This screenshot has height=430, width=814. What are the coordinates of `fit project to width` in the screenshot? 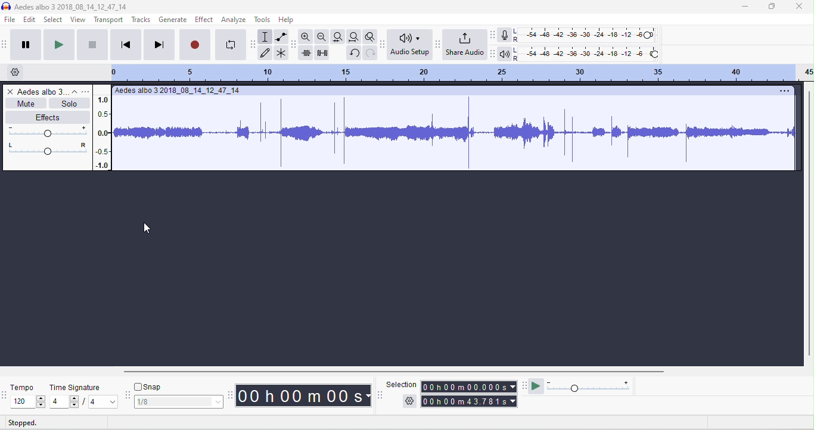 It's located at (353, 36).